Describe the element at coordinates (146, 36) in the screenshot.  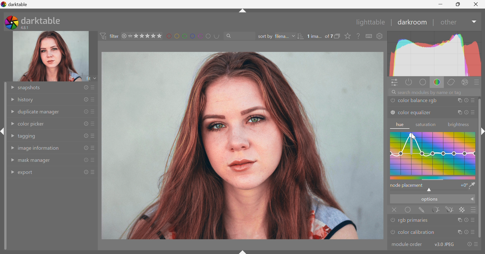
I see `range rating` at that location.